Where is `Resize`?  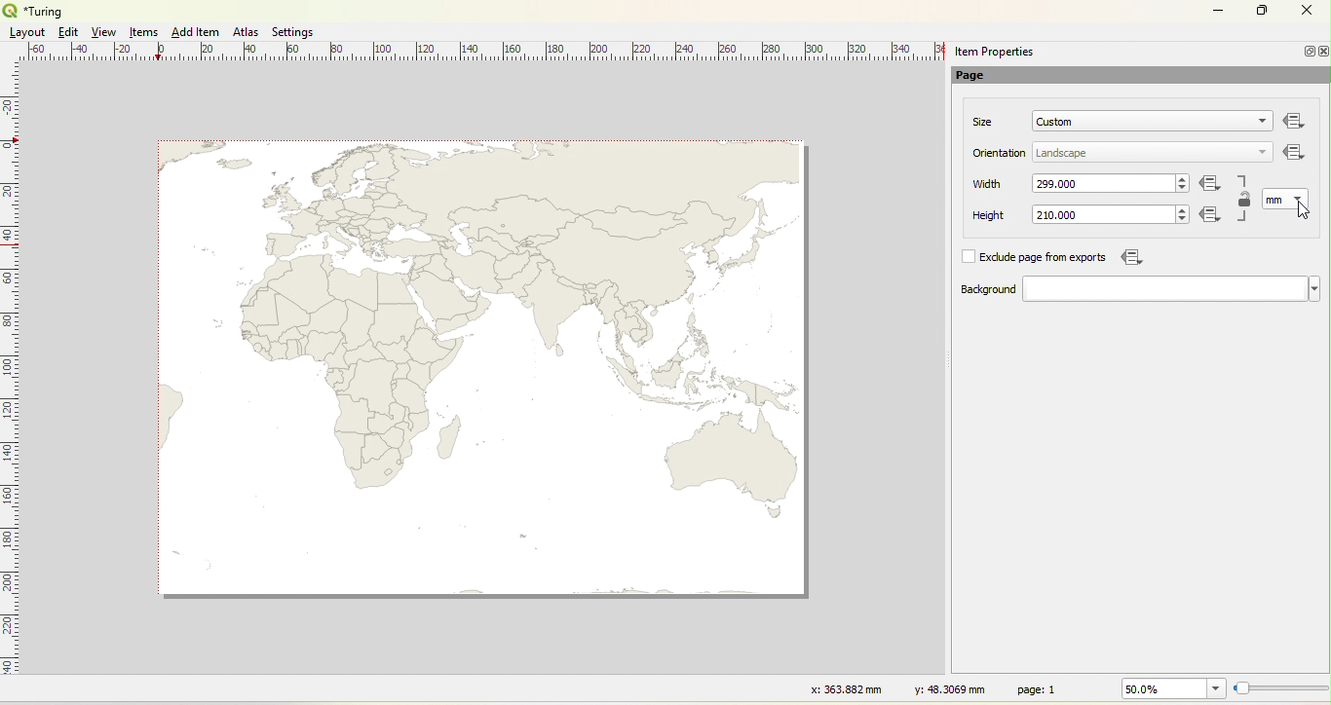 Resize is located at coordinates (1281, 689).